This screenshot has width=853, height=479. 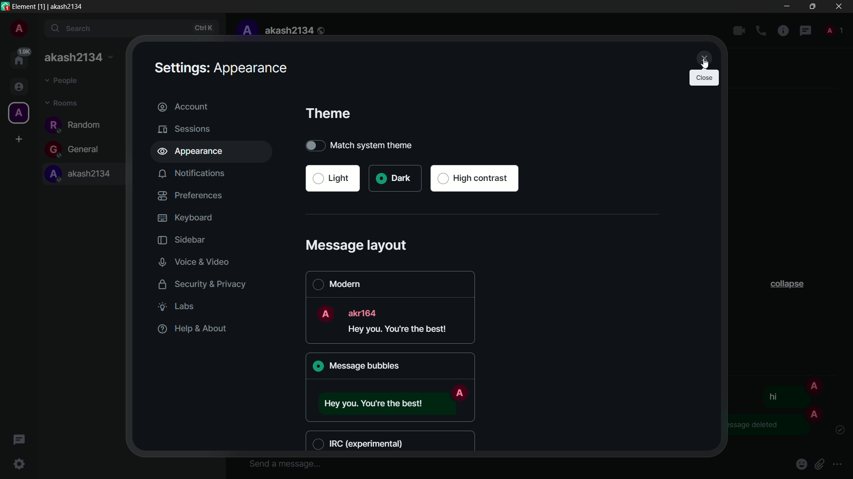 What do you see at coordinates (179, 306) in the screenshot?
I see `labs` at bounding box center [179, 306].